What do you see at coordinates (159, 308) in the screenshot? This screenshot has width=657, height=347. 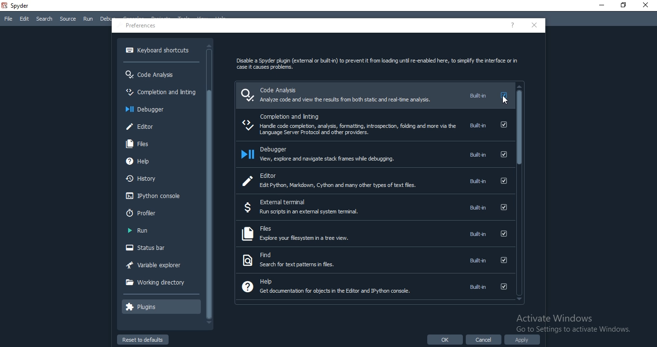 I see `plugins` at bounding box center [159, 308].